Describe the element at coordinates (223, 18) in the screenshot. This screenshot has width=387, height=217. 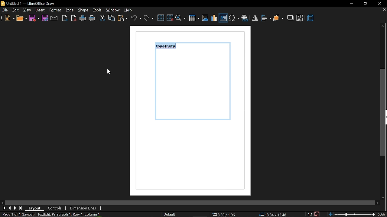
I see `Insert text` at that location.